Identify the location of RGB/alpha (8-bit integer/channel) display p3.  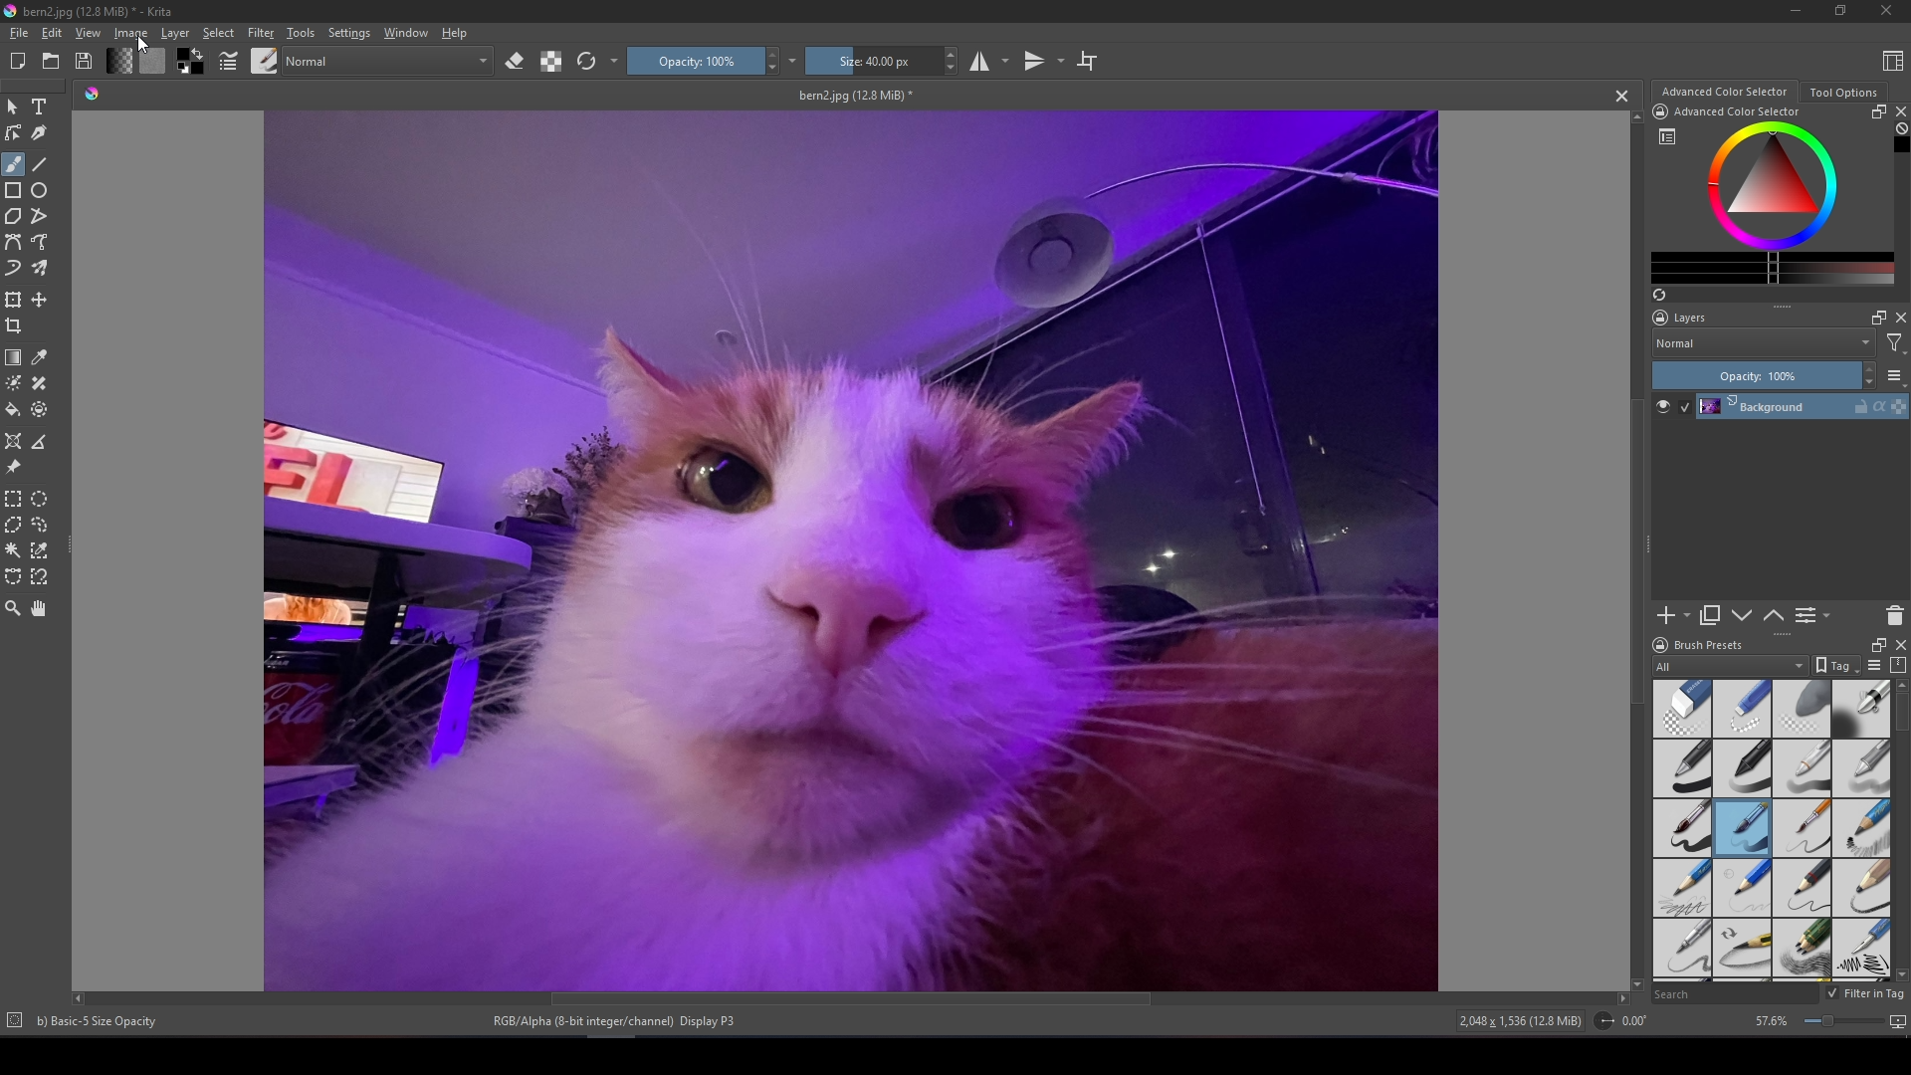
(617, 1019).